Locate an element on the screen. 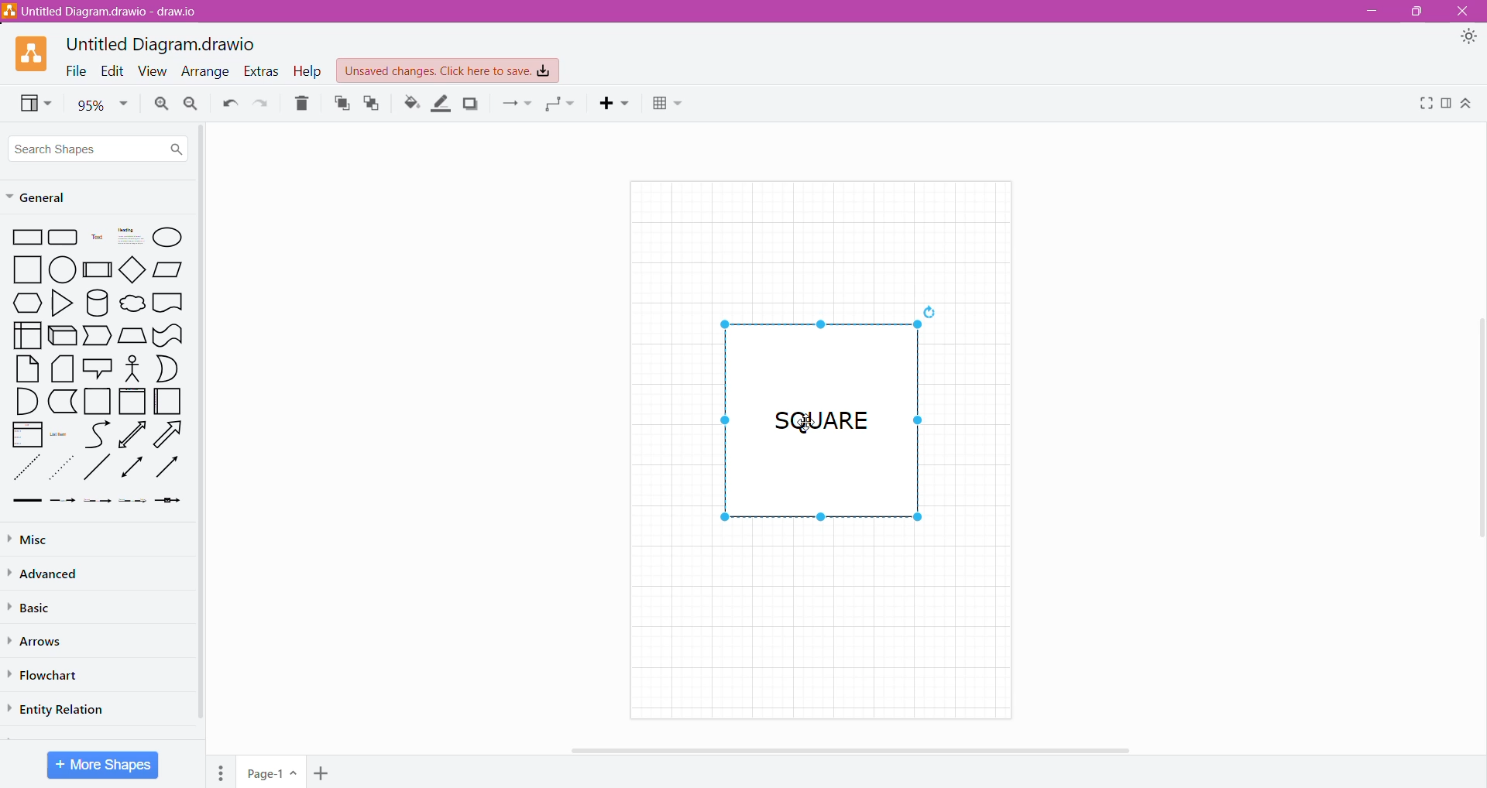  Help is located at coordinates (308, 72).